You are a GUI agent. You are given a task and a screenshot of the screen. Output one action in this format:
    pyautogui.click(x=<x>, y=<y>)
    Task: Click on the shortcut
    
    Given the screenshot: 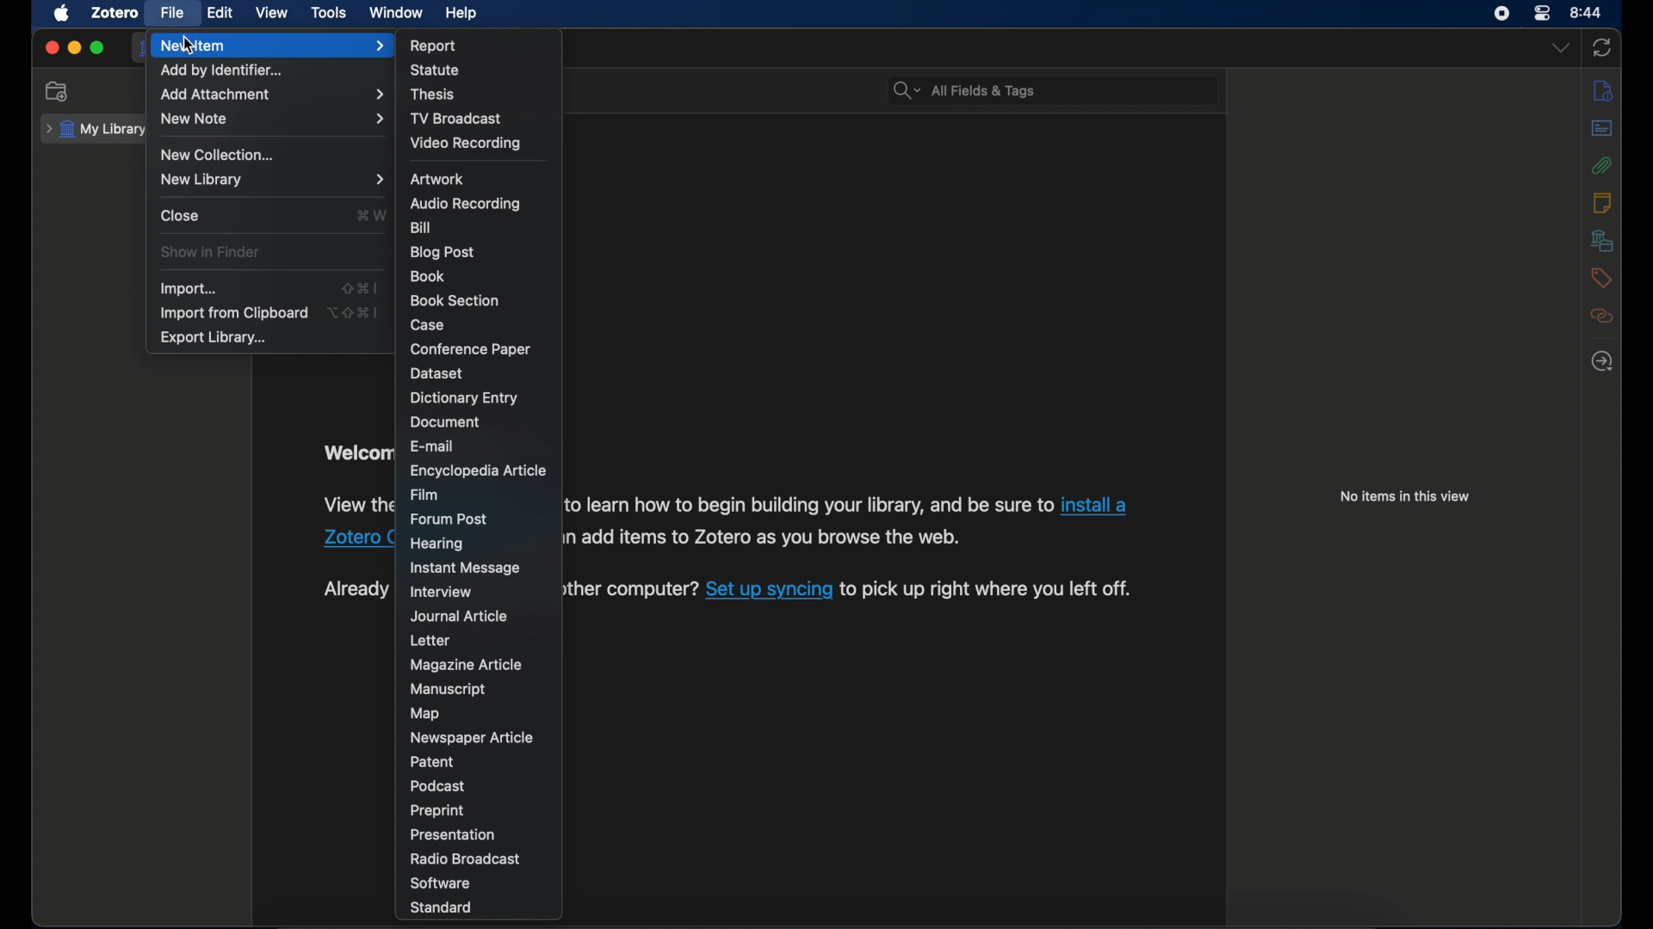 What is the action you would take?
    pyautogui.click(x=352, y=313)
    